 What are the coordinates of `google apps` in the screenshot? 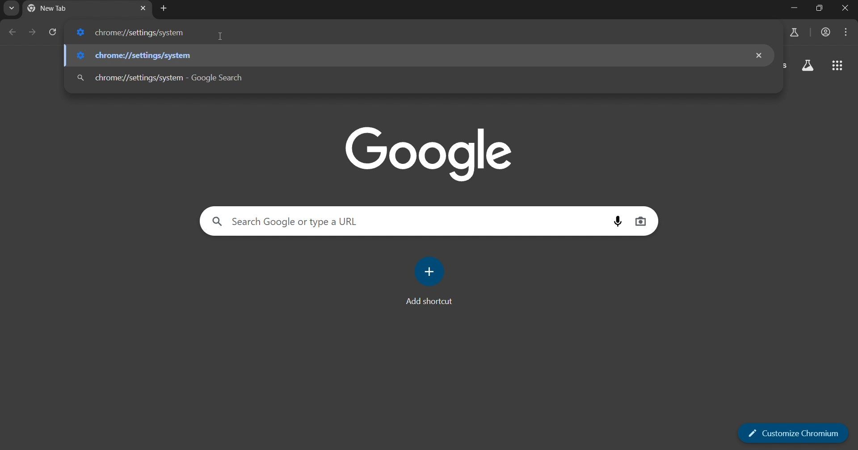 It's located at (839, 66).